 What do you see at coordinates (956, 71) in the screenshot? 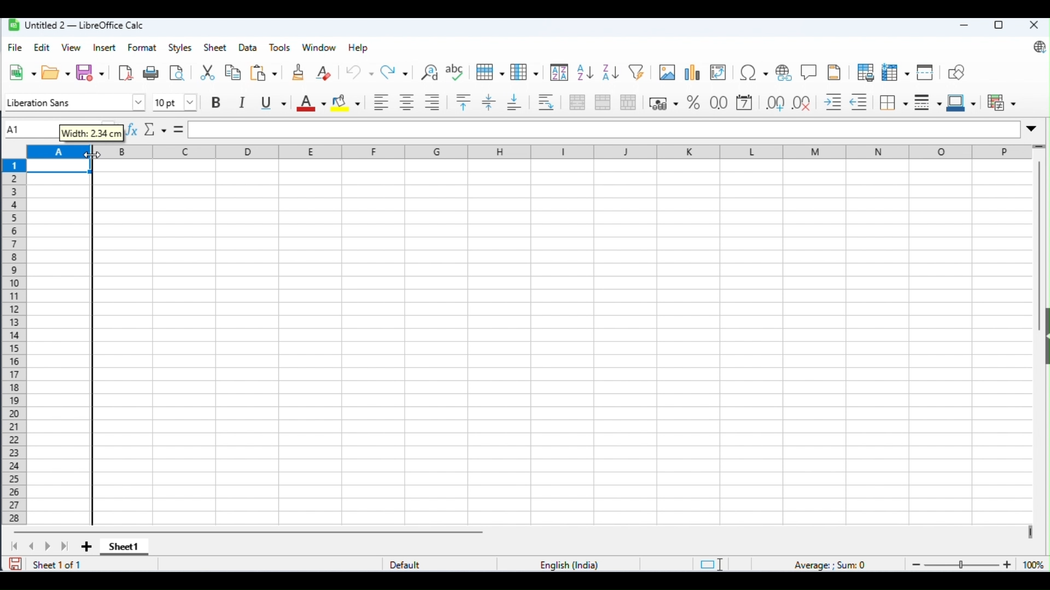
I see `show draw functions` at bounding box center [956, 71].